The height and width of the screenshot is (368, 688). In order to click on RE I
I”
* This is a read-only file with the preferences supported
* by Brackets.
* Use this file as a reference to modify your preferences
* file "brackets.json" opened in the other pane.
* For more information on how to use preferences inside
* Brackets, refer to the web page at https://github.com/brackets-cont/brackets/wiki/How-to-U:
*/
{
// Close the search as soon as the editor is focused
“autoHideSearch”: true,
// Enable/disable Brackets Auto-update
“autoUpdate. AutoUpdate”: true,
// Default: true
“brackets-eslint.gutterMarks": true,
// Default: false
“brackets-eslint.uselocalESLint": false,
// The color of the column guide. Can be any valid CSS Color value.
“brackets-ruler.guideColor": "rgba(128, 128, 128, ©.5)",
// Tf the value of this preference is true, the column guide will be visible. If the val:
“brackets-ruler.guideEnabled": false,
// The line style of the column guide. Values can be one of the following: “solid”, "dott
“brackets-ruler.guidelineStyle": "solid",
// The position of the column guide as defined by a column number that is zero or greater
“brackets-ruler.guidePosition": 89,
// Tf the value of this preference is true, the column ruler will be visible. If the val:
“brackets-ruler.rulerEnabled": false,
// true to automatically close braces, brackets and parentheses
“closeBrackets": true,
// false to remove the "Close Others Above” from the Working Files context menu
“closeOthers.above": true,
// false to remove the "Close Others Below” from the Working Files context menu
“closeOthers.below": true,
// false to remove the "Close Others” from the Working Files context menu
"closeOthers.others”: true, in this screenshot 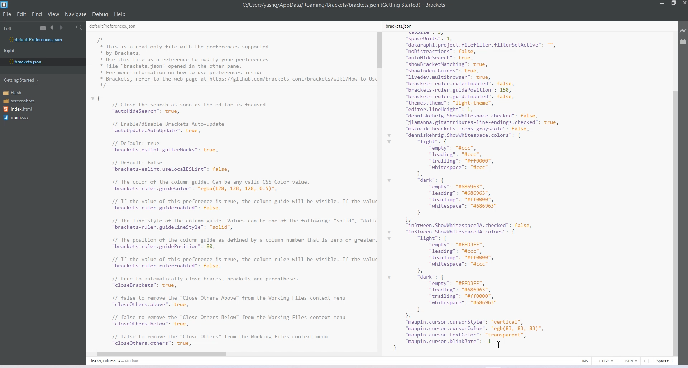, I will do `click(231, 185)`.